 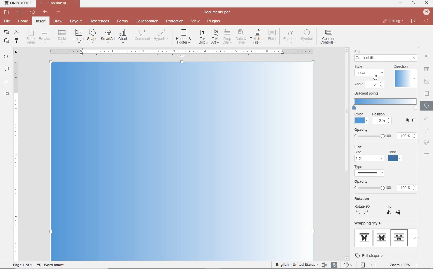 I want to click on system name, so click(x=16, y=3).